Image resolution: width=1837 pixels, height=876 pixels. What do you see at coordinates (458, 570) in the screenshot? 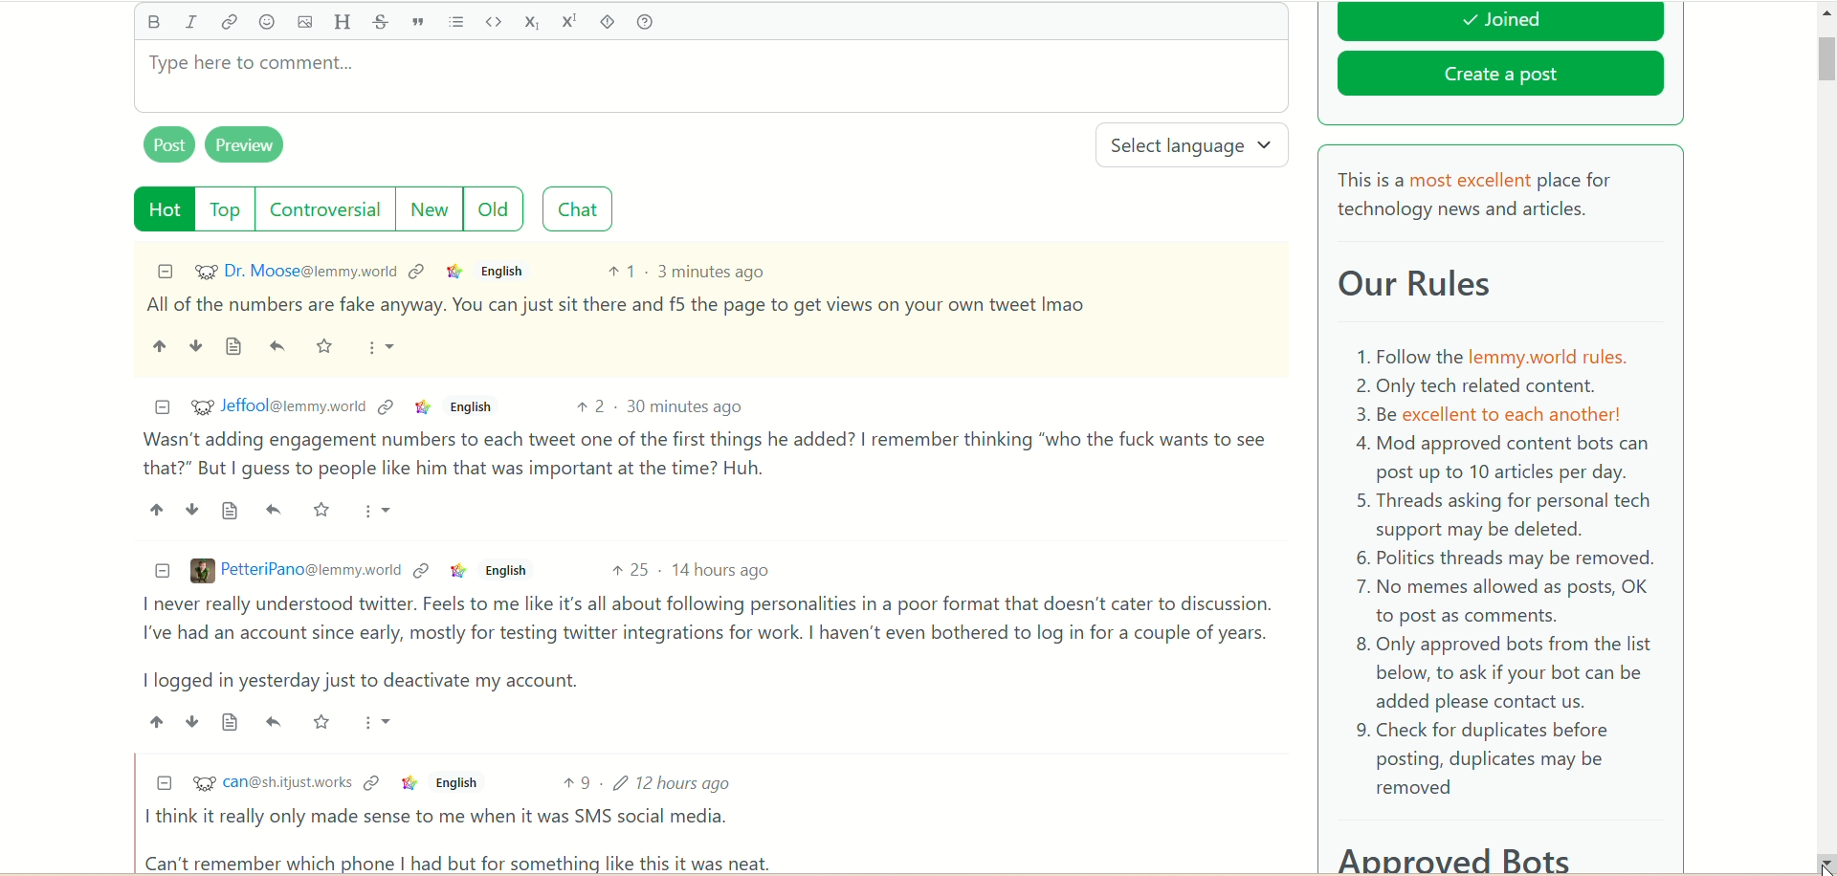
I see `Link` at bounding box center [458, 570].